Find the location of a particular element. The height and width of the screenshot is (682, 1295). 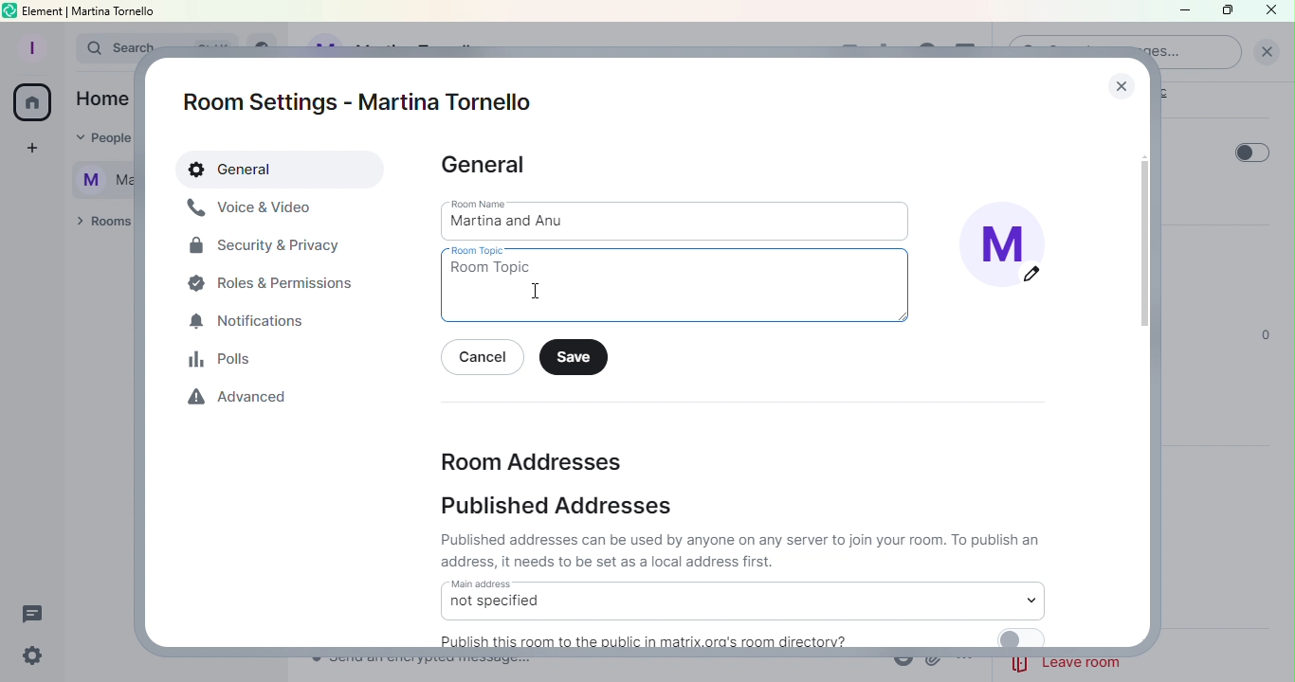

Room name is located at coordinates (678, 220).